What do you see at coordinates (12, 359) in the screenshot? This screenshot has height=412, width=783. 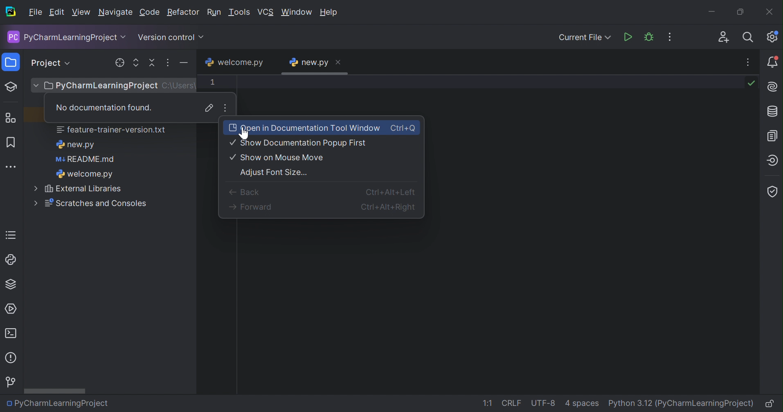 I see `Problems` at bounding box center [12, 359].